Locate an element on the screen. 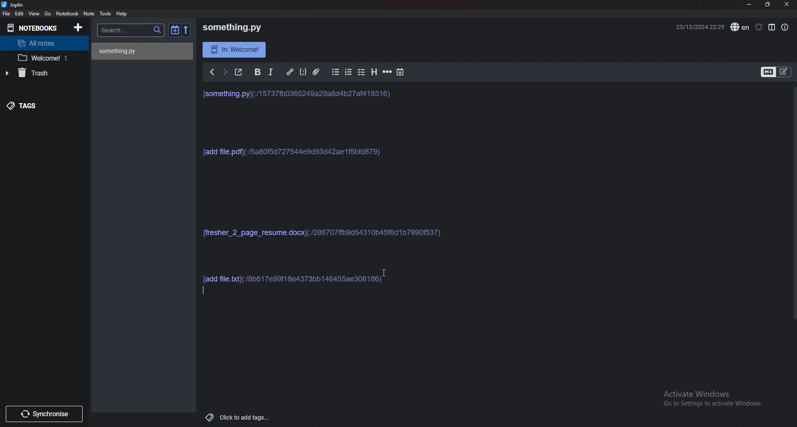  Tools is located at coordinates (106, 13).